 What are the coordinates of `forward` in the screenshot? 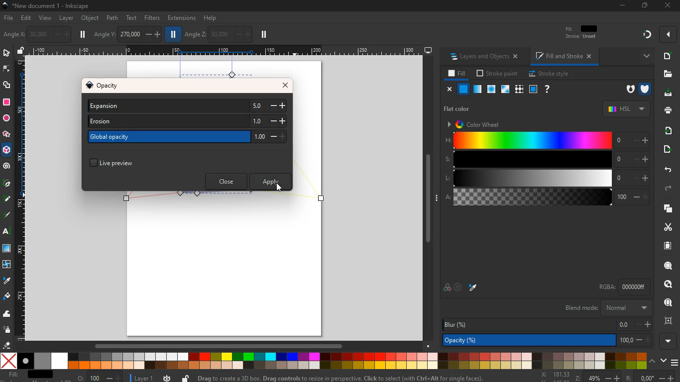 It's located at (671, 189).